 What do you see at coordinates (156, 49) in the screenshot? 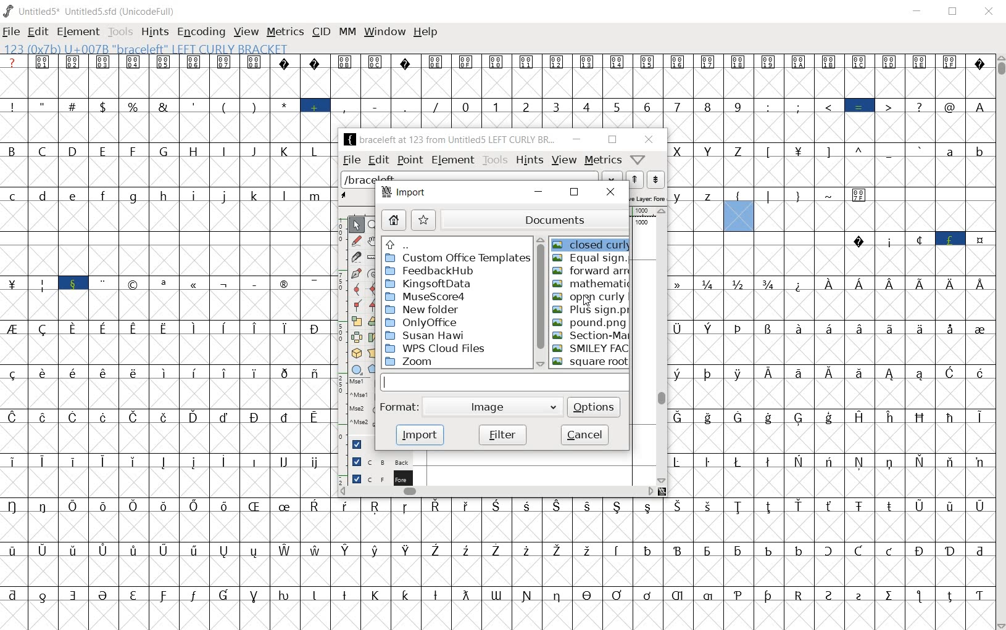
I see `123 (0x7b) U+007B "braceleft" LEFT CURLY BRACKET` at bounding box center [156, 49].